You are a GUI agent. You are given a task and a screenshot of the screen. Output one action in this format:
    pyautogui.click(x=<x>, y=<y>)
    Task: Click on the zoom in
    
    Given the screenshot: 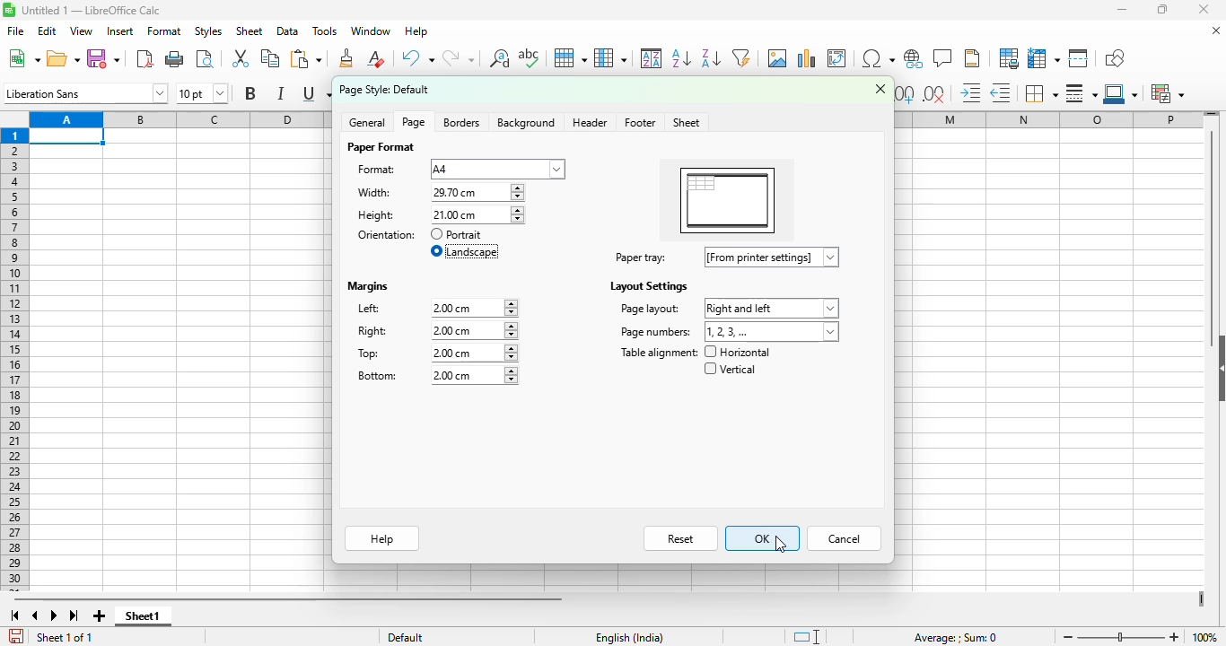 What is the action you would take?
    pyautogui.click(x=1175, y=637)
    